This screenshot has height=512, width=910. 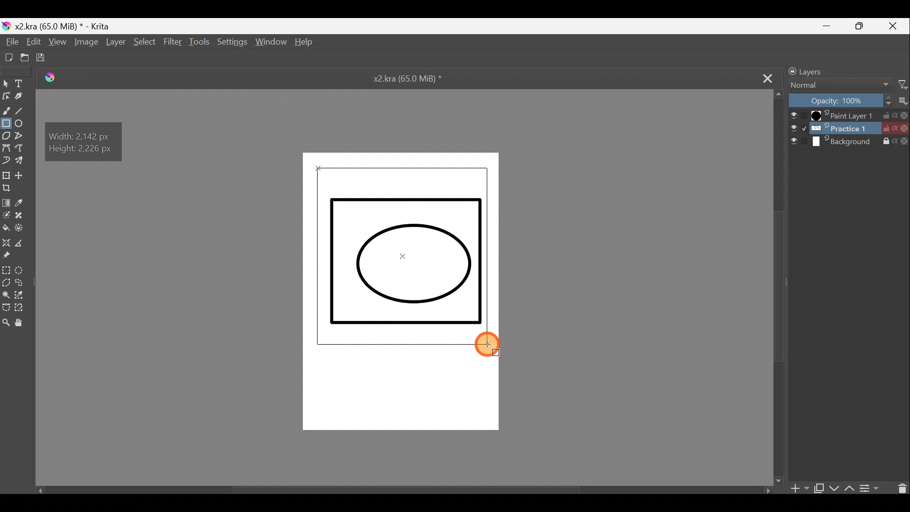 What do you see at coordinates (27, 203) in the screenshot?
I see `Sample a colour from image/current layer` at bounding box center [27, 203].